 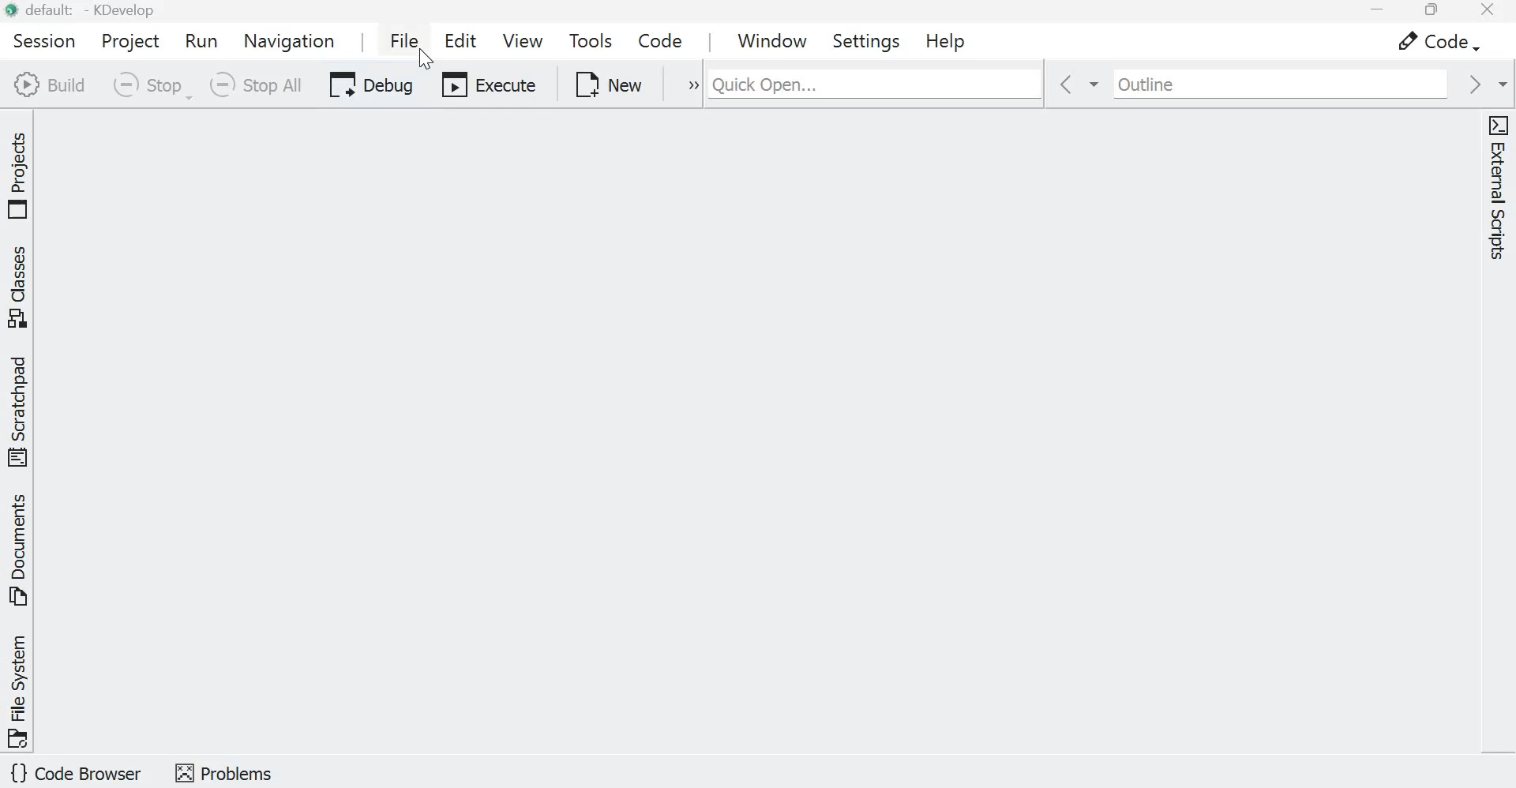 I want to click on close, so click(x=1489, y=13).